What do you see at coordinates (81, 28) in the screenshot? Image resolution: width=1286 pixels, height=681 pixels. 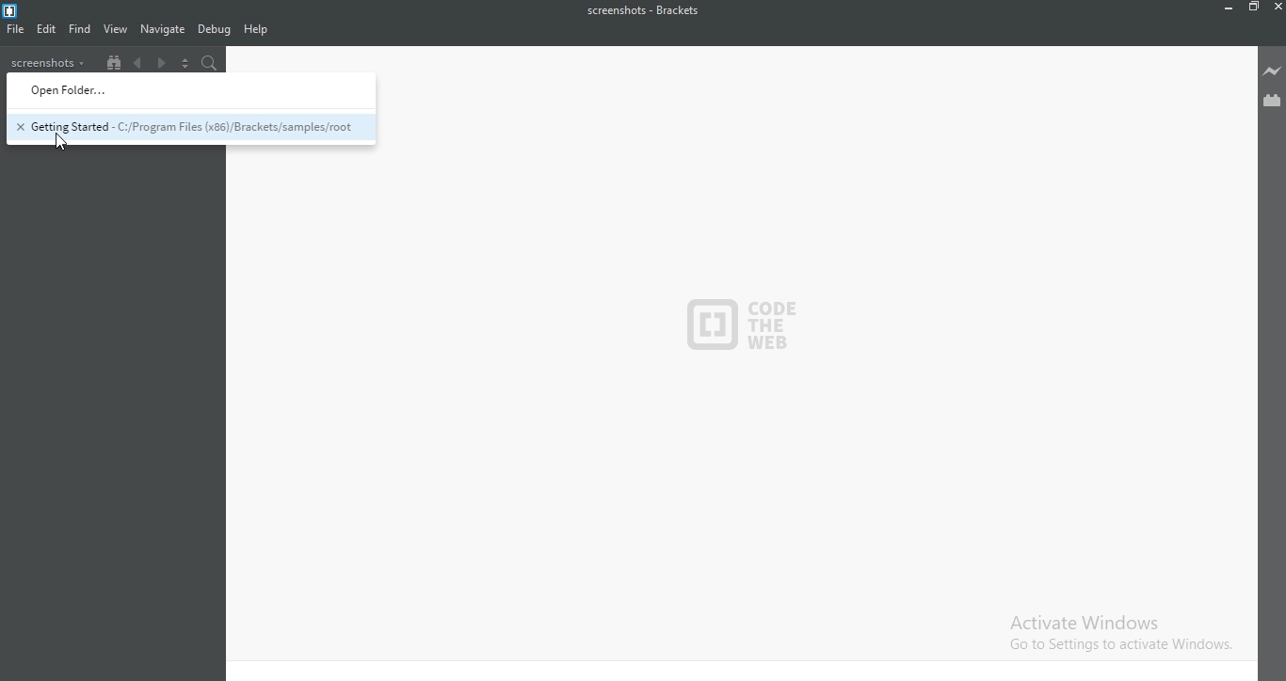 I see `find` at bounding box center [81, 28].